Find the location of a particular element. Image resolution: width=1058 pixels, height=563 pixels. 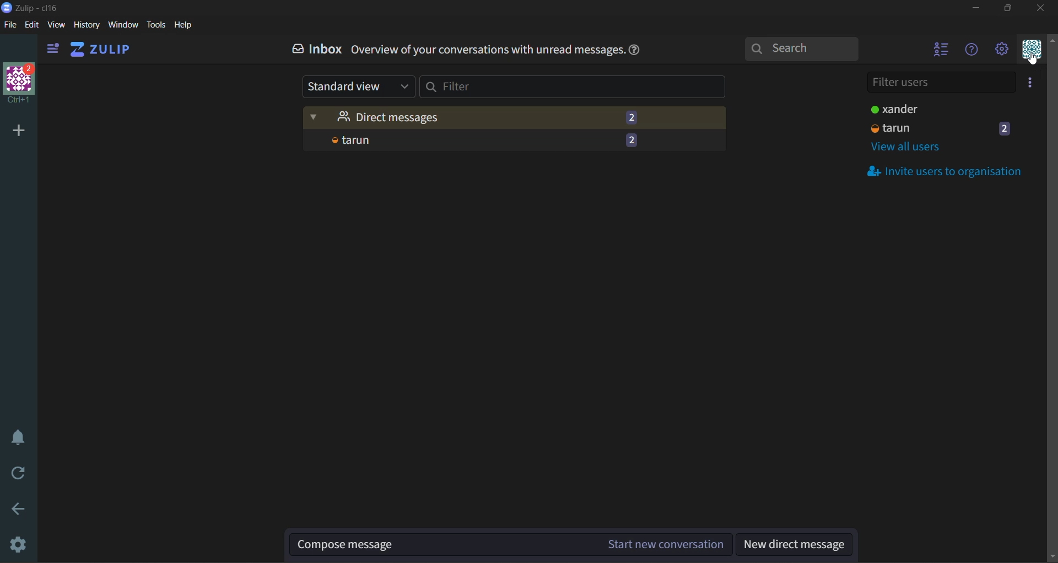

window is located at coordinates (125, 26).